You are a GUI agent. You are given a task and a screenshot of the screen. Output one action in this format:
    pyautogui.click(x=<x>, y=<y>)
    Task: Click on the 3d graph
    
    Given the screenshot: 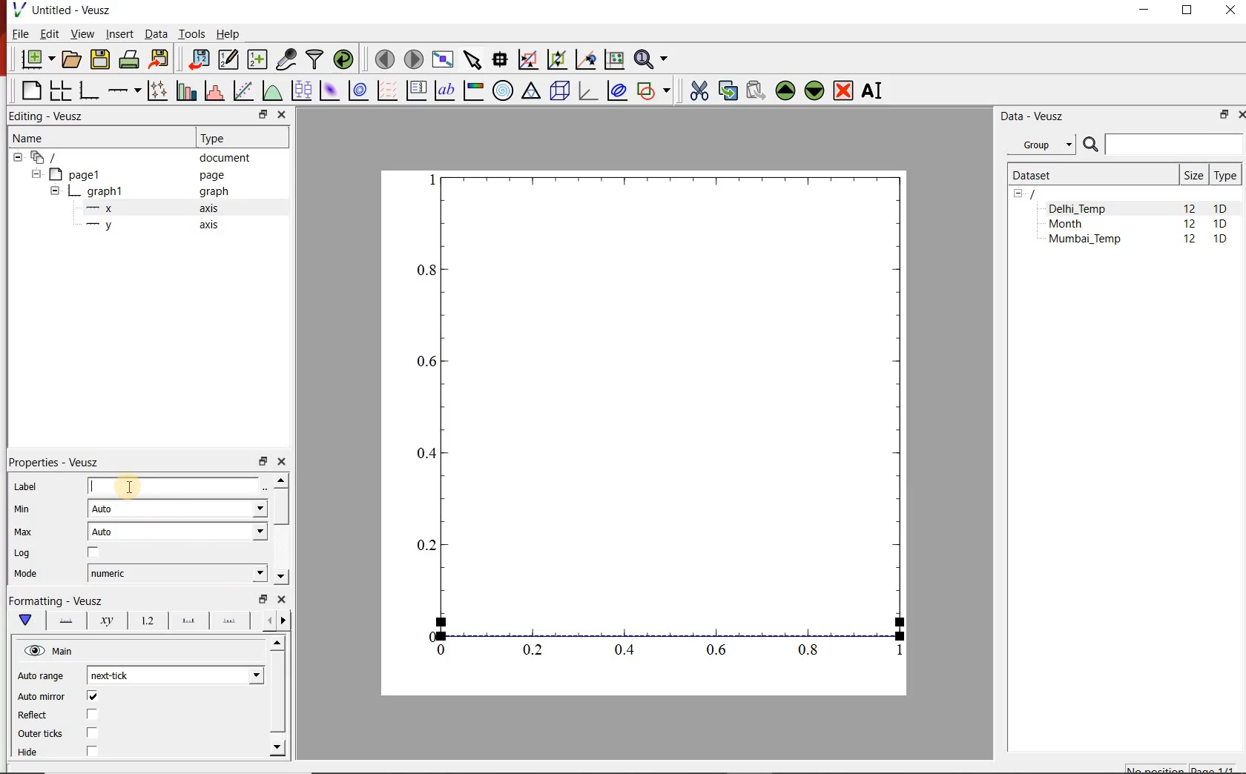 What is the action you would take?
    pyautogui.click(x=586, y=90)
    